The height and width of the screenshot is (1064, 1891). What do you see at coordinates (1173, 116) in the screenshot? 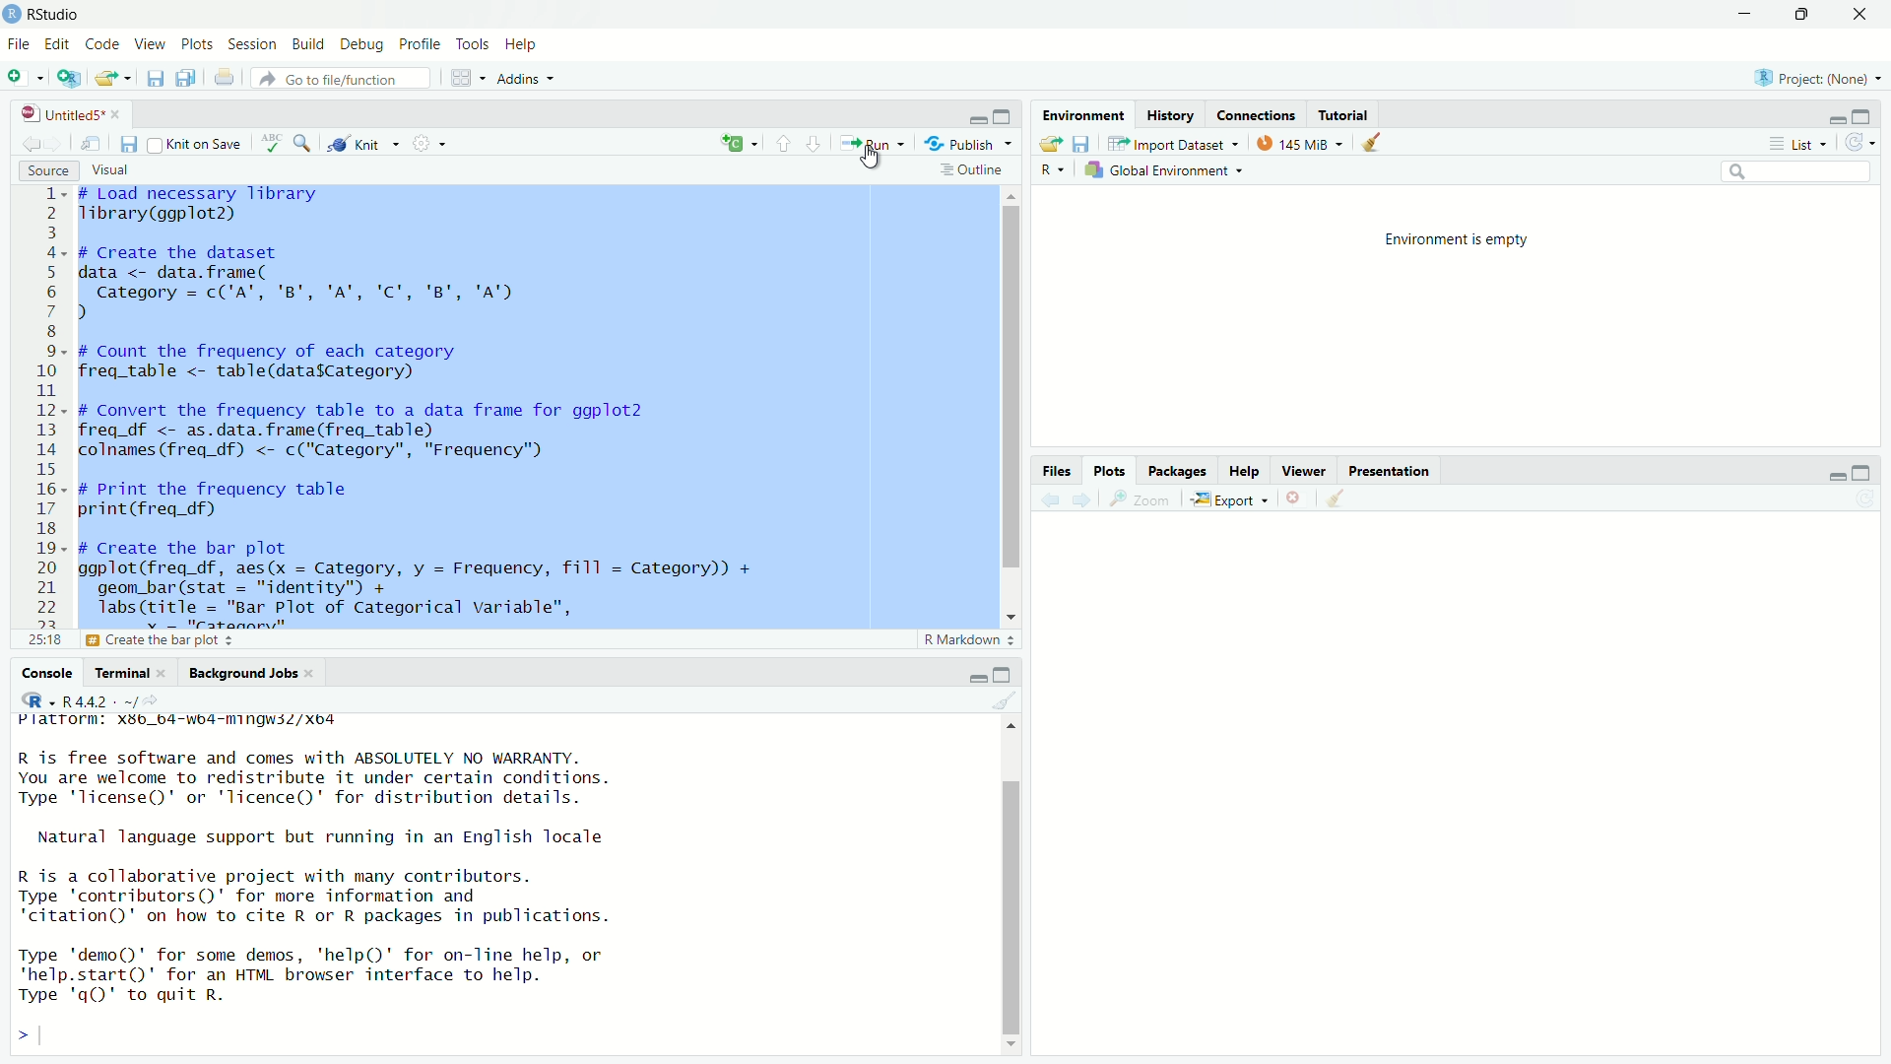
I see `history` at bounding box center [1173, 116].